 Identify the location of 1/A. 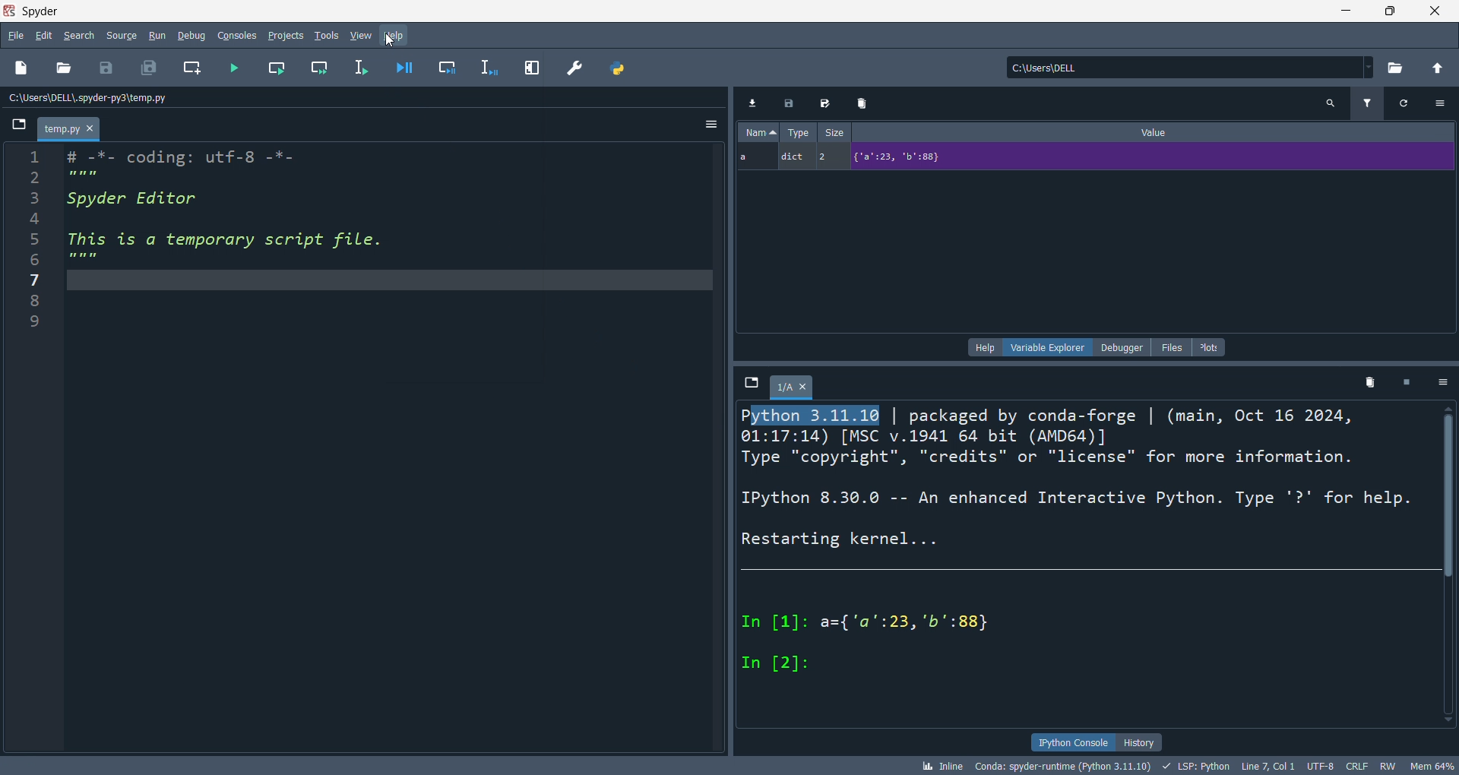
(792, 386).